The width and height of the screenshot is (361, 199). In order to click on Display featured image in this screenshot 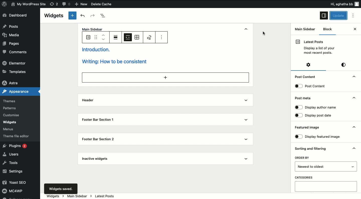, I will do `click(318, 136)`.